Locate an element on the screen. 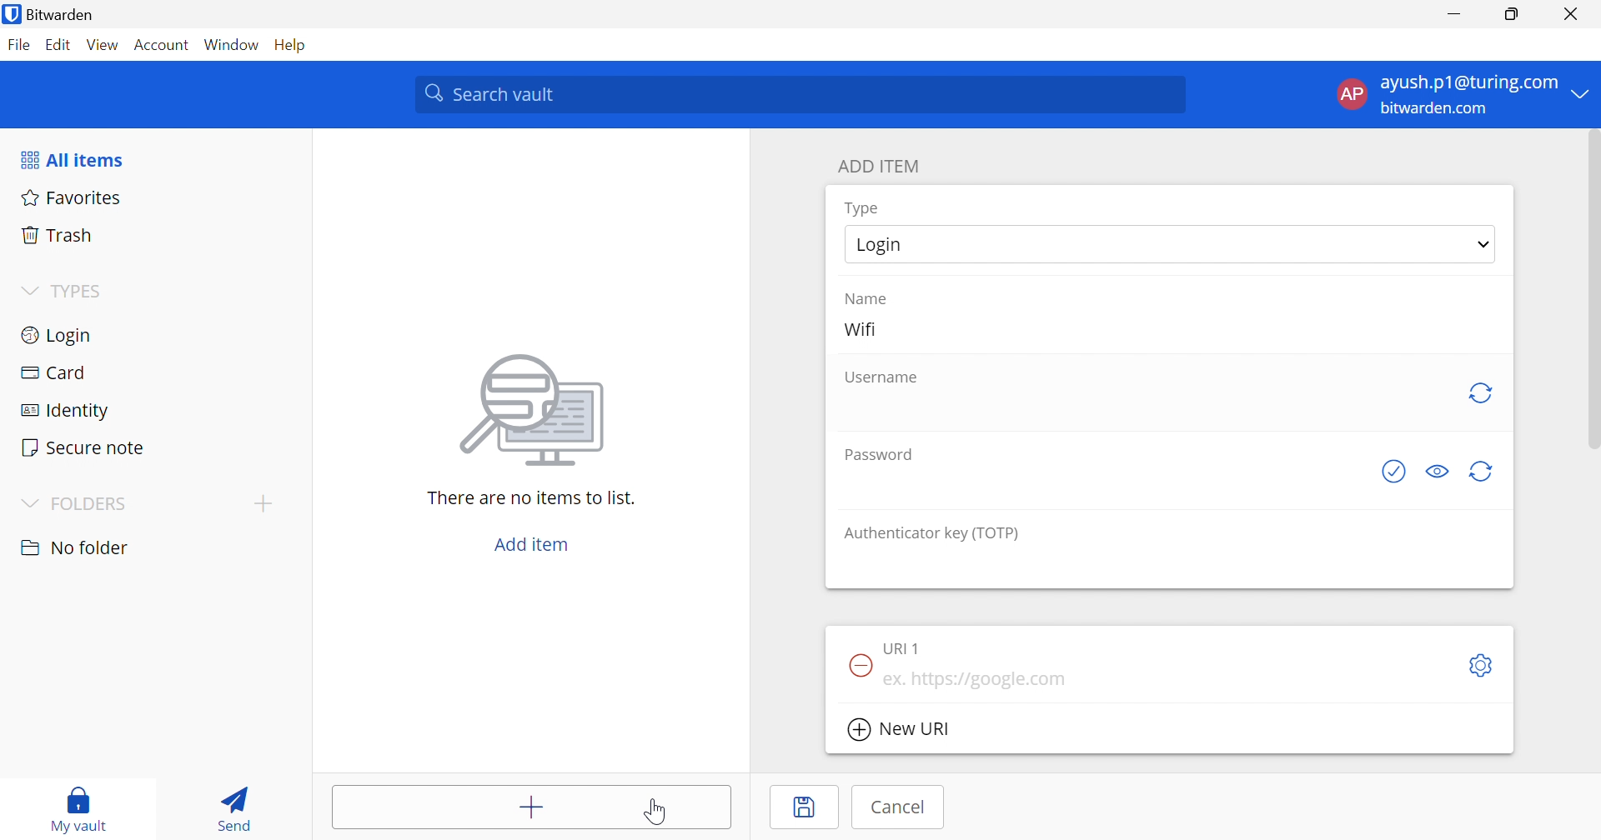 This screenshot has width=1601, height=840. Search vault is located at coordinates (799, 94).